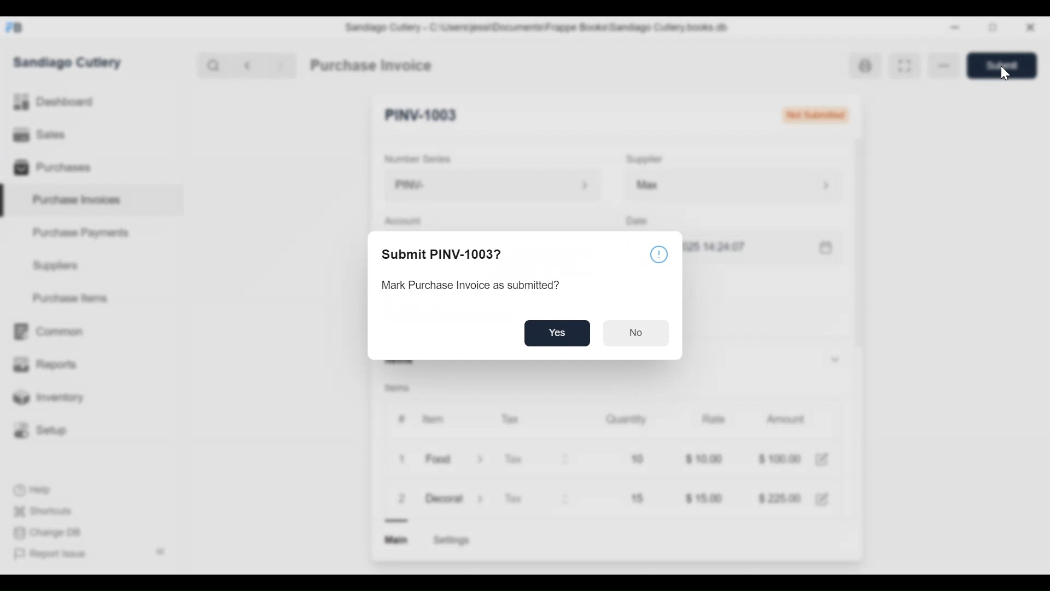 The image size is (1050, 591). Describe the element at coordinates (1005, 75) in the screenshot. I see `Cursor` at that location.